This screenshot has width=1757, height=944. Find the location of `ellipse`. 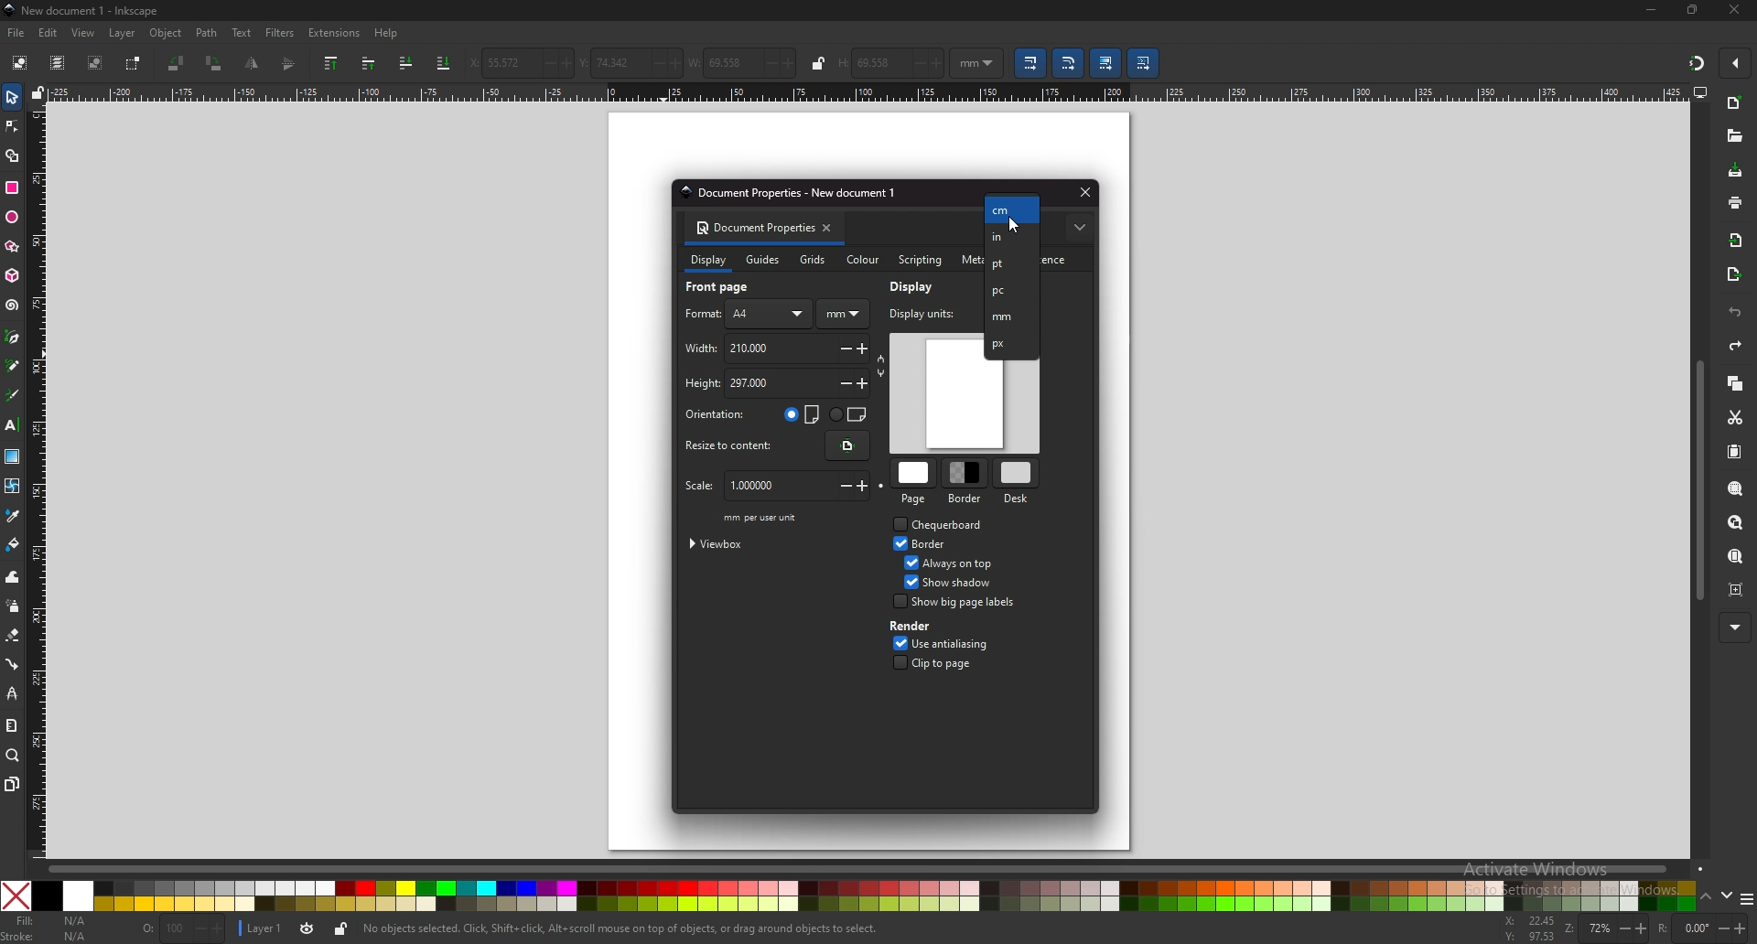

ellipse is located at coordinates (12, 217).